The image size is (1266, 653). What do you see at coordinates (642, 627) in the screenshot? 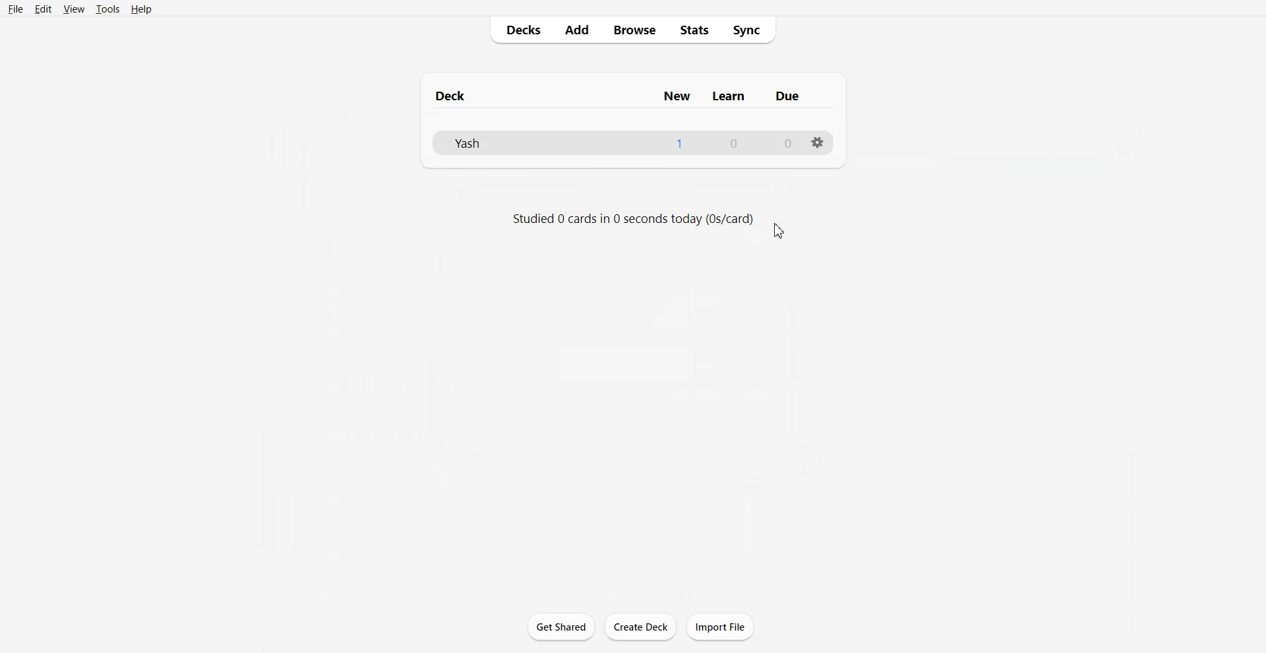
I see `Create Deck` at bounding box center [642, 627].